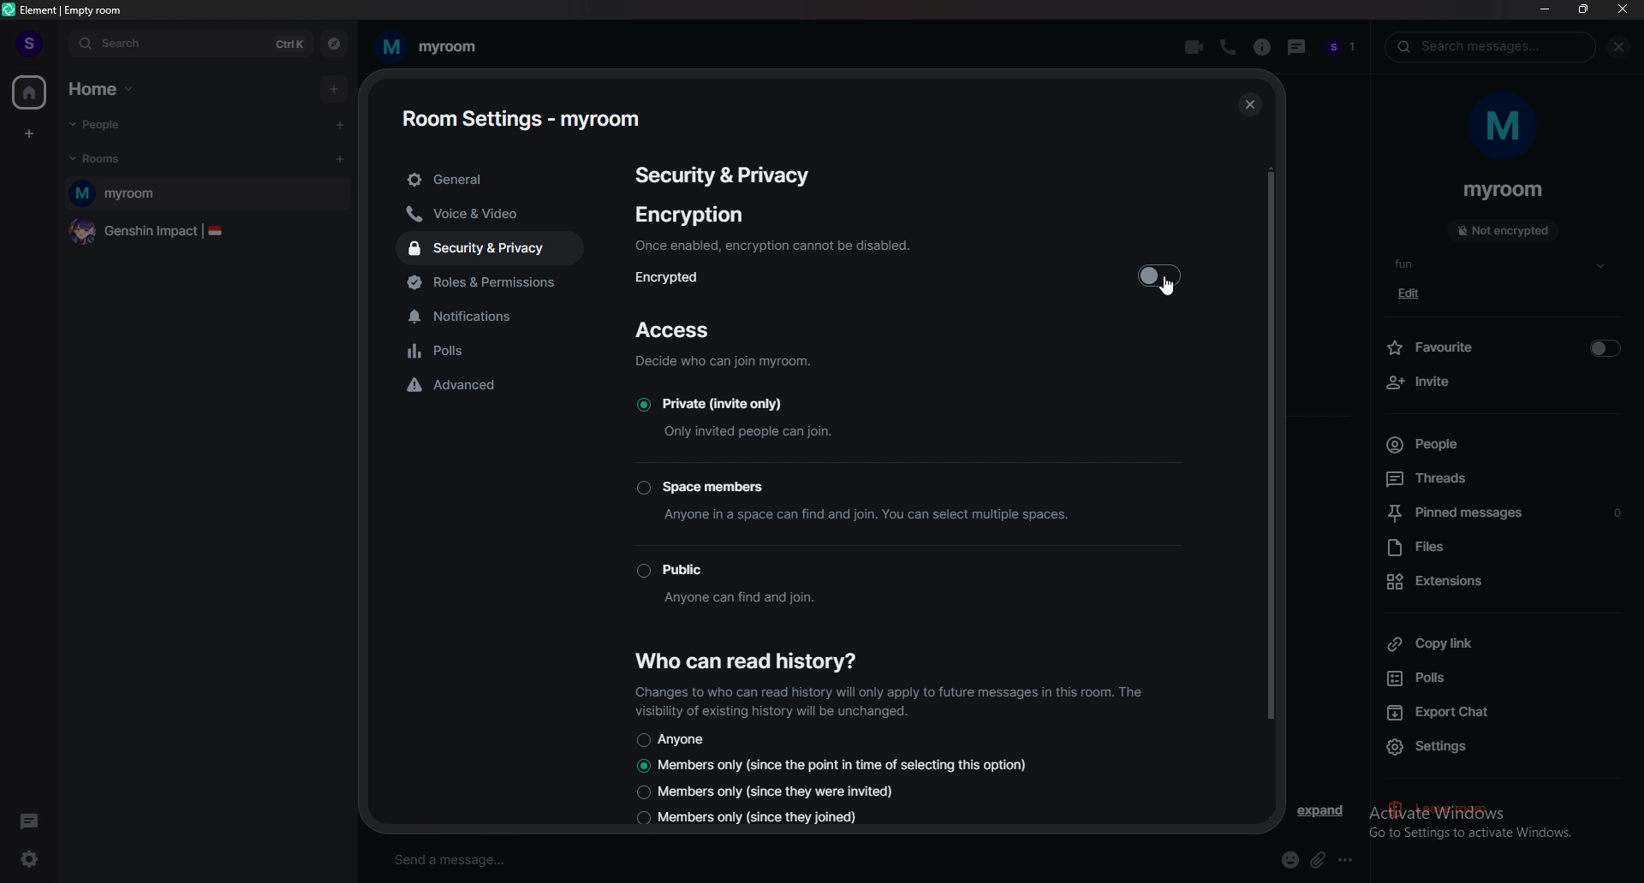 The image size is (1644, 883). Describe the element at coordinates (1429, 748) in the screenshot. I see `settings` at that location.